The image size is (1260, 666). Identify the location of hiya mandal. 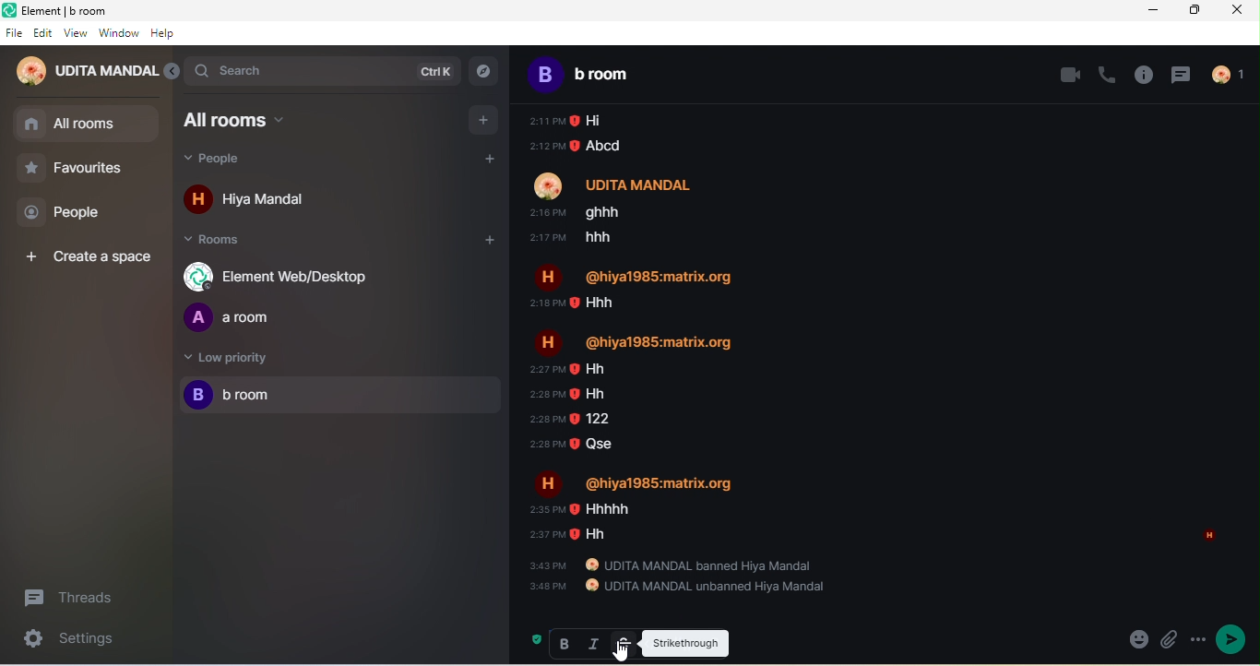
(255, 202).